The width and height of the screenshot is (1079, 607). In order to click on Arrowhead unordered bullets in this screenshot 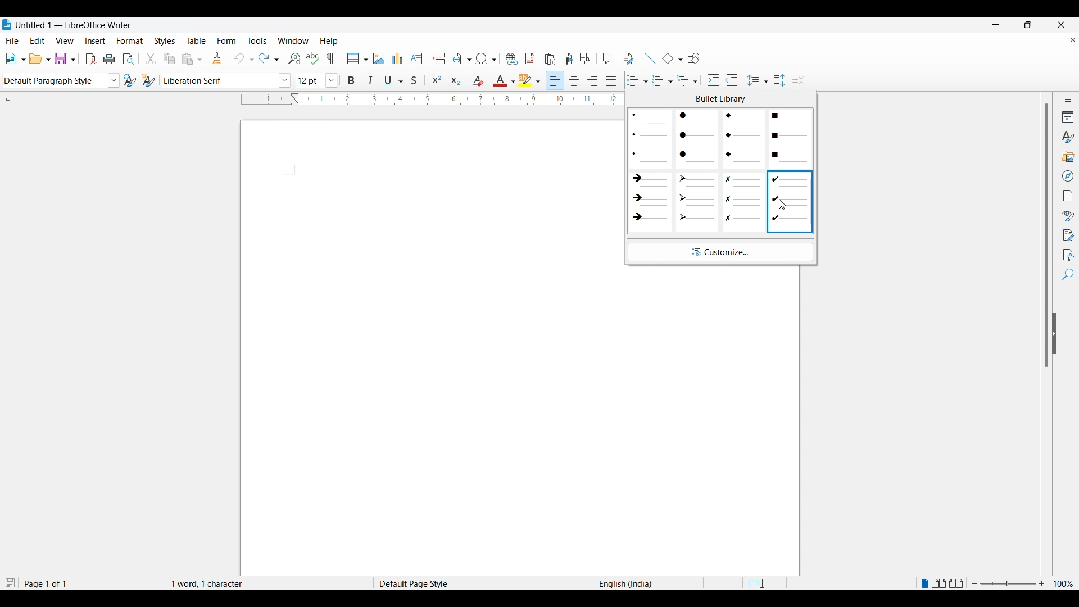, I will do `click(697, 200)`.